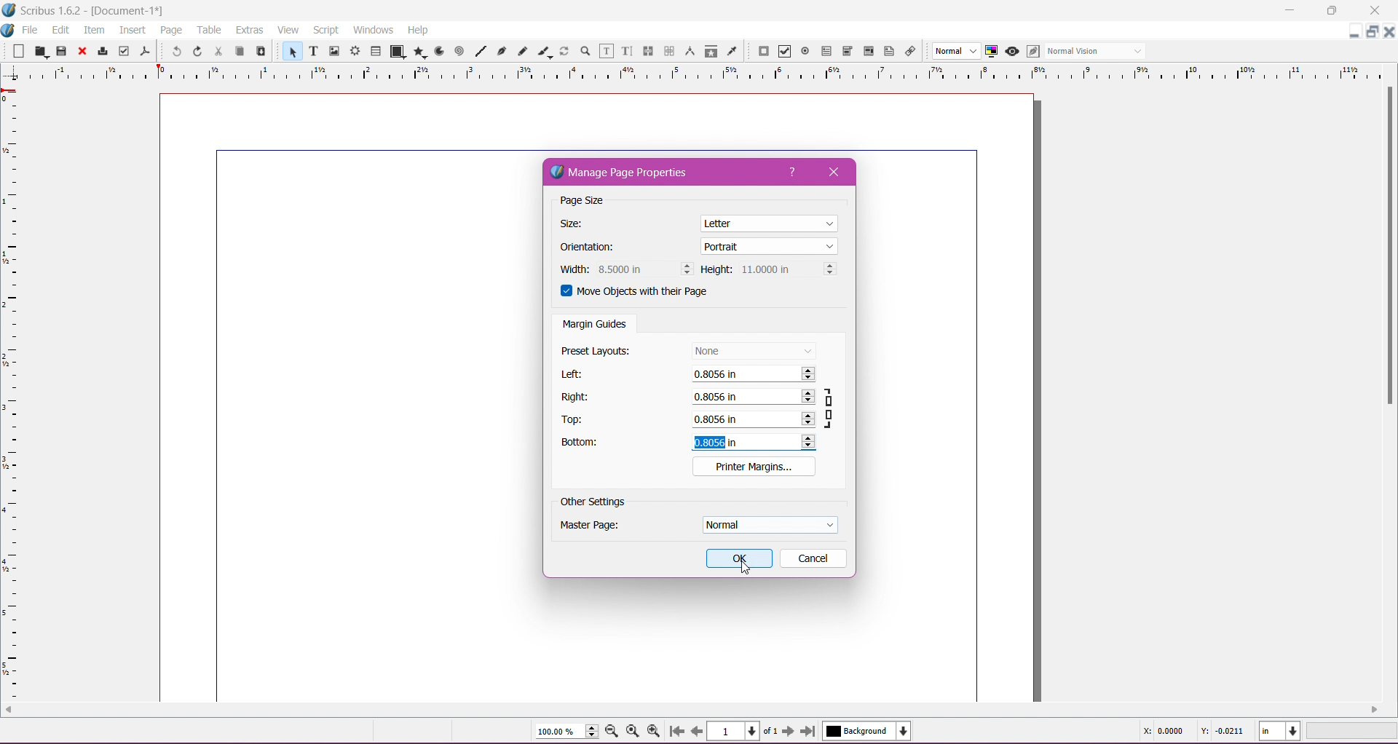 This screenshot has width=1398, height=744. I want to click on Undo, so click(174, 52).